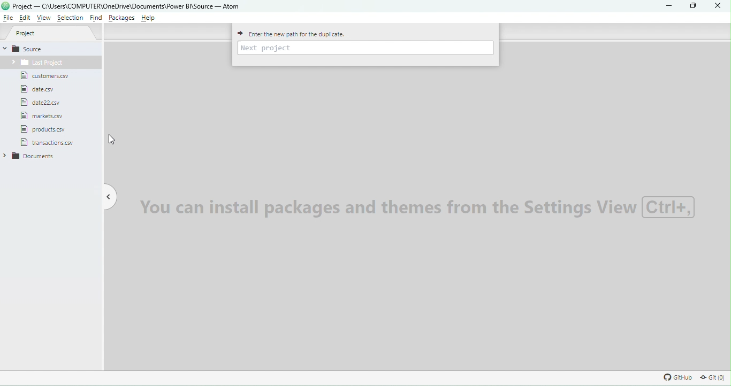 The width and height of the screenshot is (731, 386). Describe the element at coordinates (366, 47) in the screenshot. I see `Enter path` at that location.